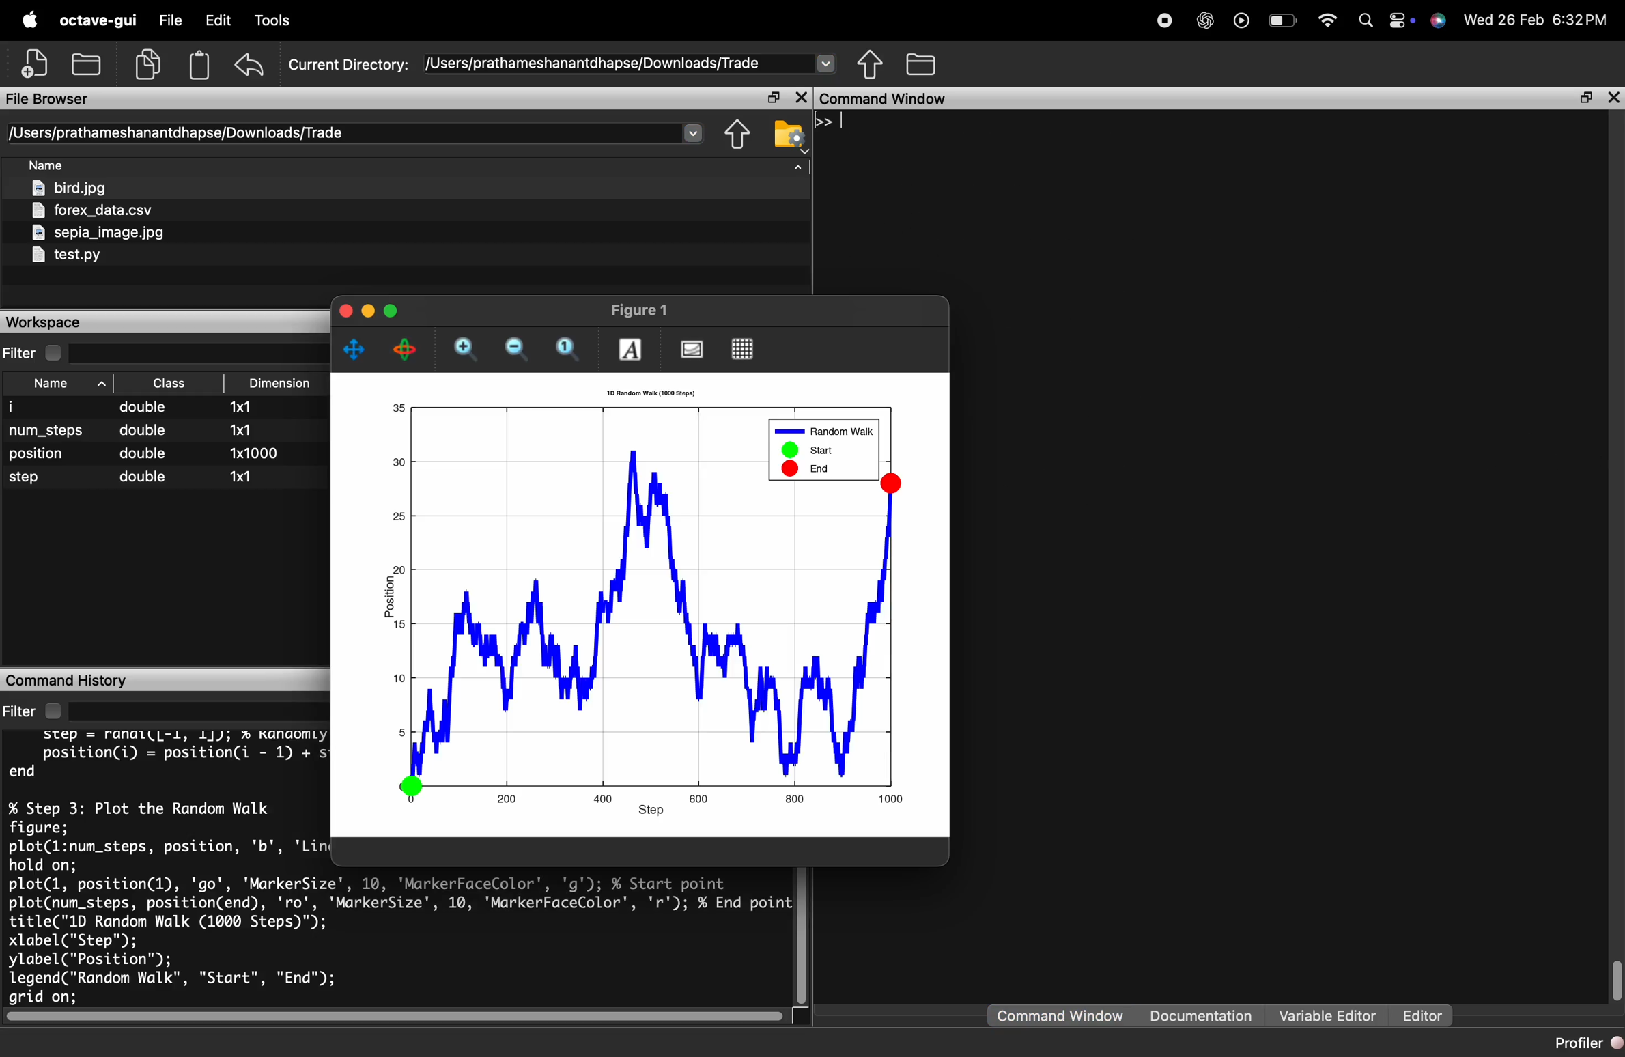 The height and width of the screenshot is (1057, 1625). Describe the element at coordinates (772, 98) in the screenshot. I see `maximize` at that location.